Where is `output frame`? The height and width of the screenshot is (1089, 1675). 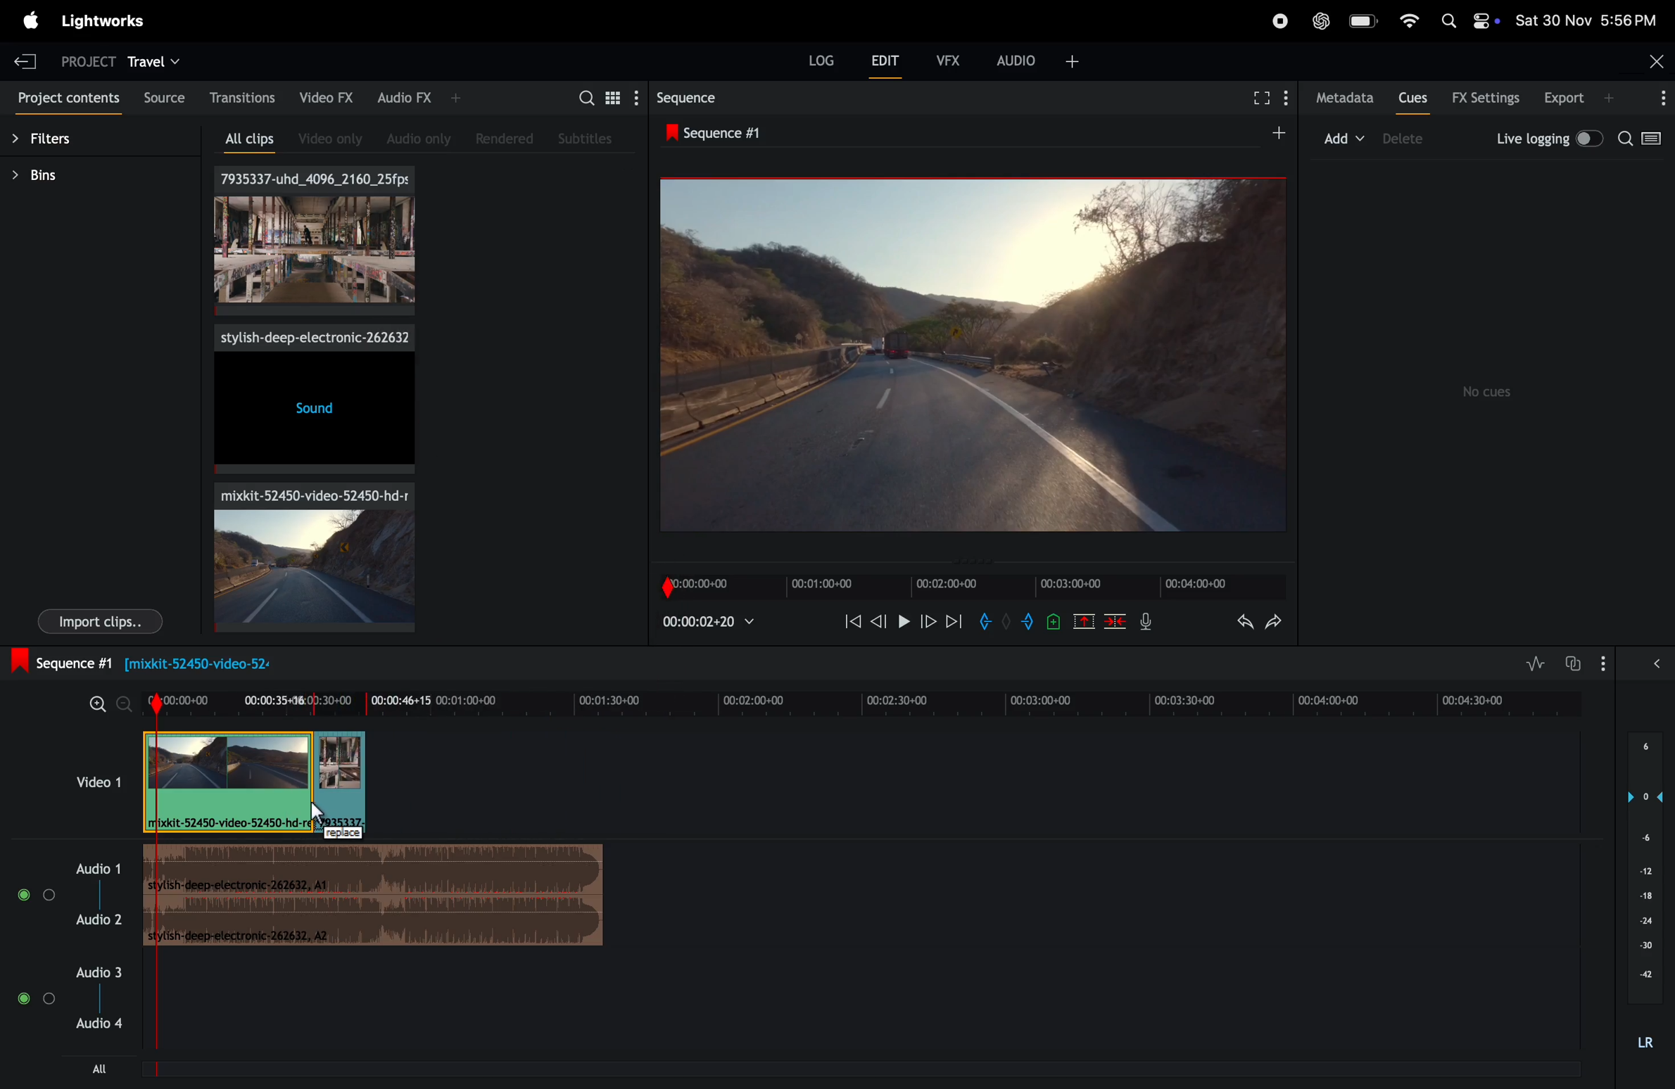
output frame is located at coordinates (971, 354).